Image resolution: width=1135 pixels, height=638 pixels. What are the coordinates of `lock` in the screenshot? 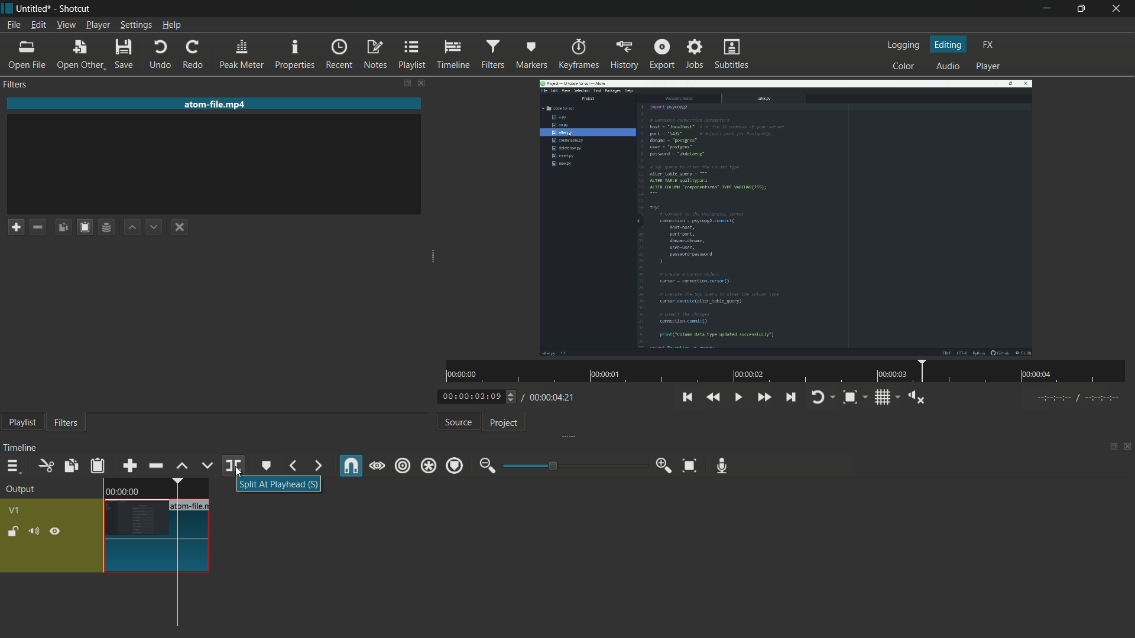 It's located at (12, 533).